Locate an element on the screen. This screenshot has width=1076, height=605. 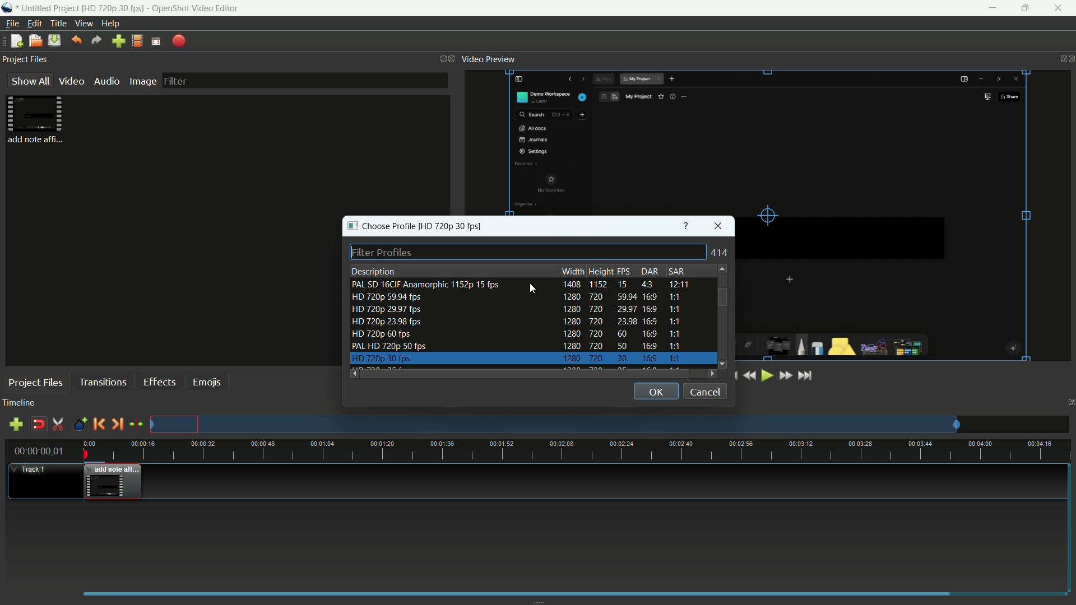
project name is located at coordinates (83, 9).